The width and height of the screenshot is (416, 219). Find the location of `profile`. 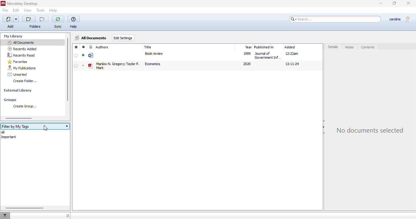

profile is located at coordinates (400, 19).